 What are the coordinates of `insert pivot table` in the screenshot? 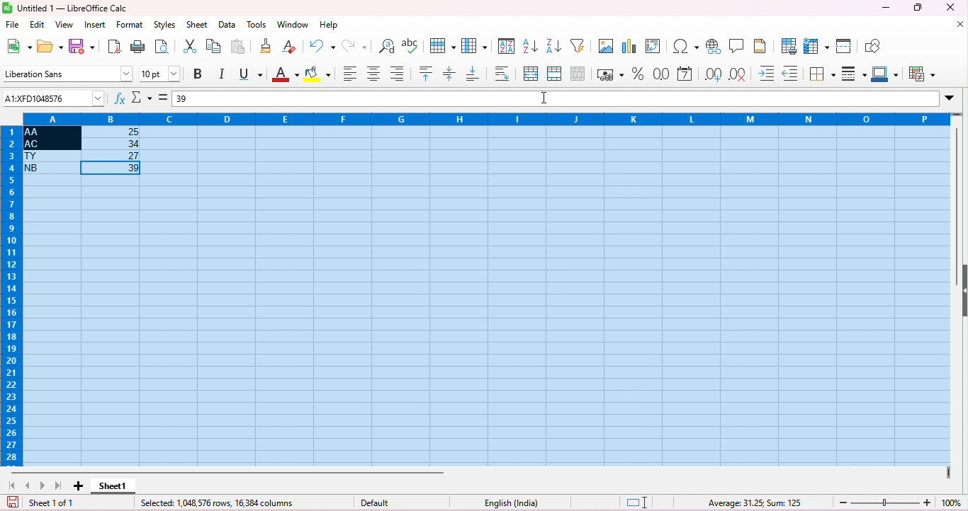 It's located at (655, 45).